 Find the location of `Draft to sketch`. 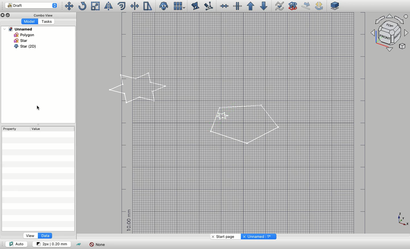

Draft to sketch is located at coordinates (293, 5).